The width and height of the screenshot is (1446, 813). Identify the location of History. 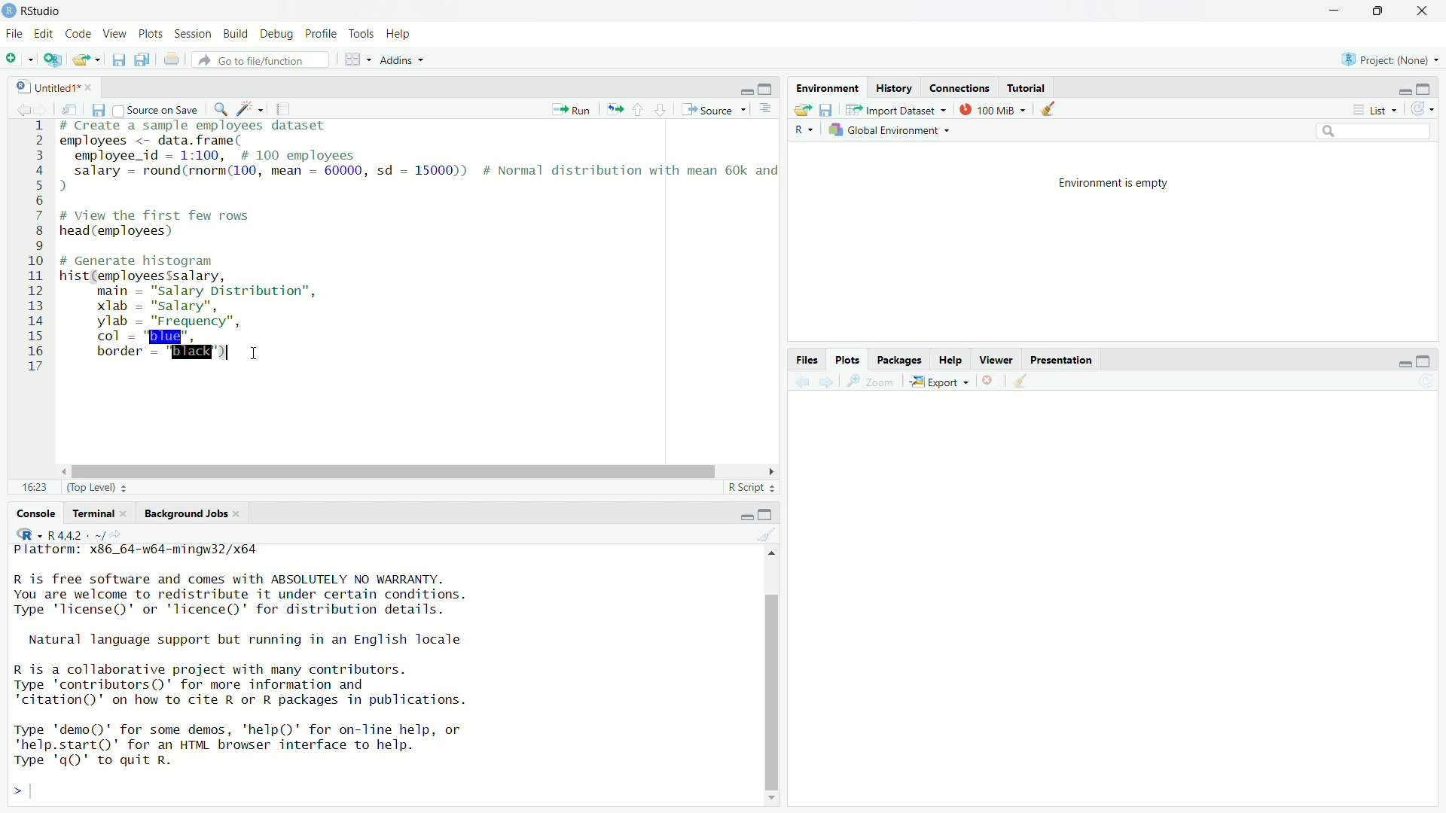
(896, 87).